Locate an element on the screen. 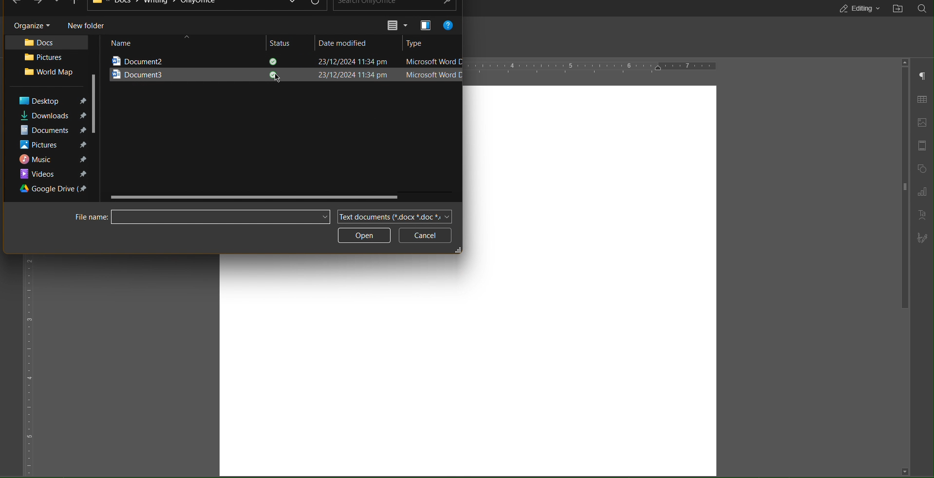  Documents is located at coordinates (47, 130).